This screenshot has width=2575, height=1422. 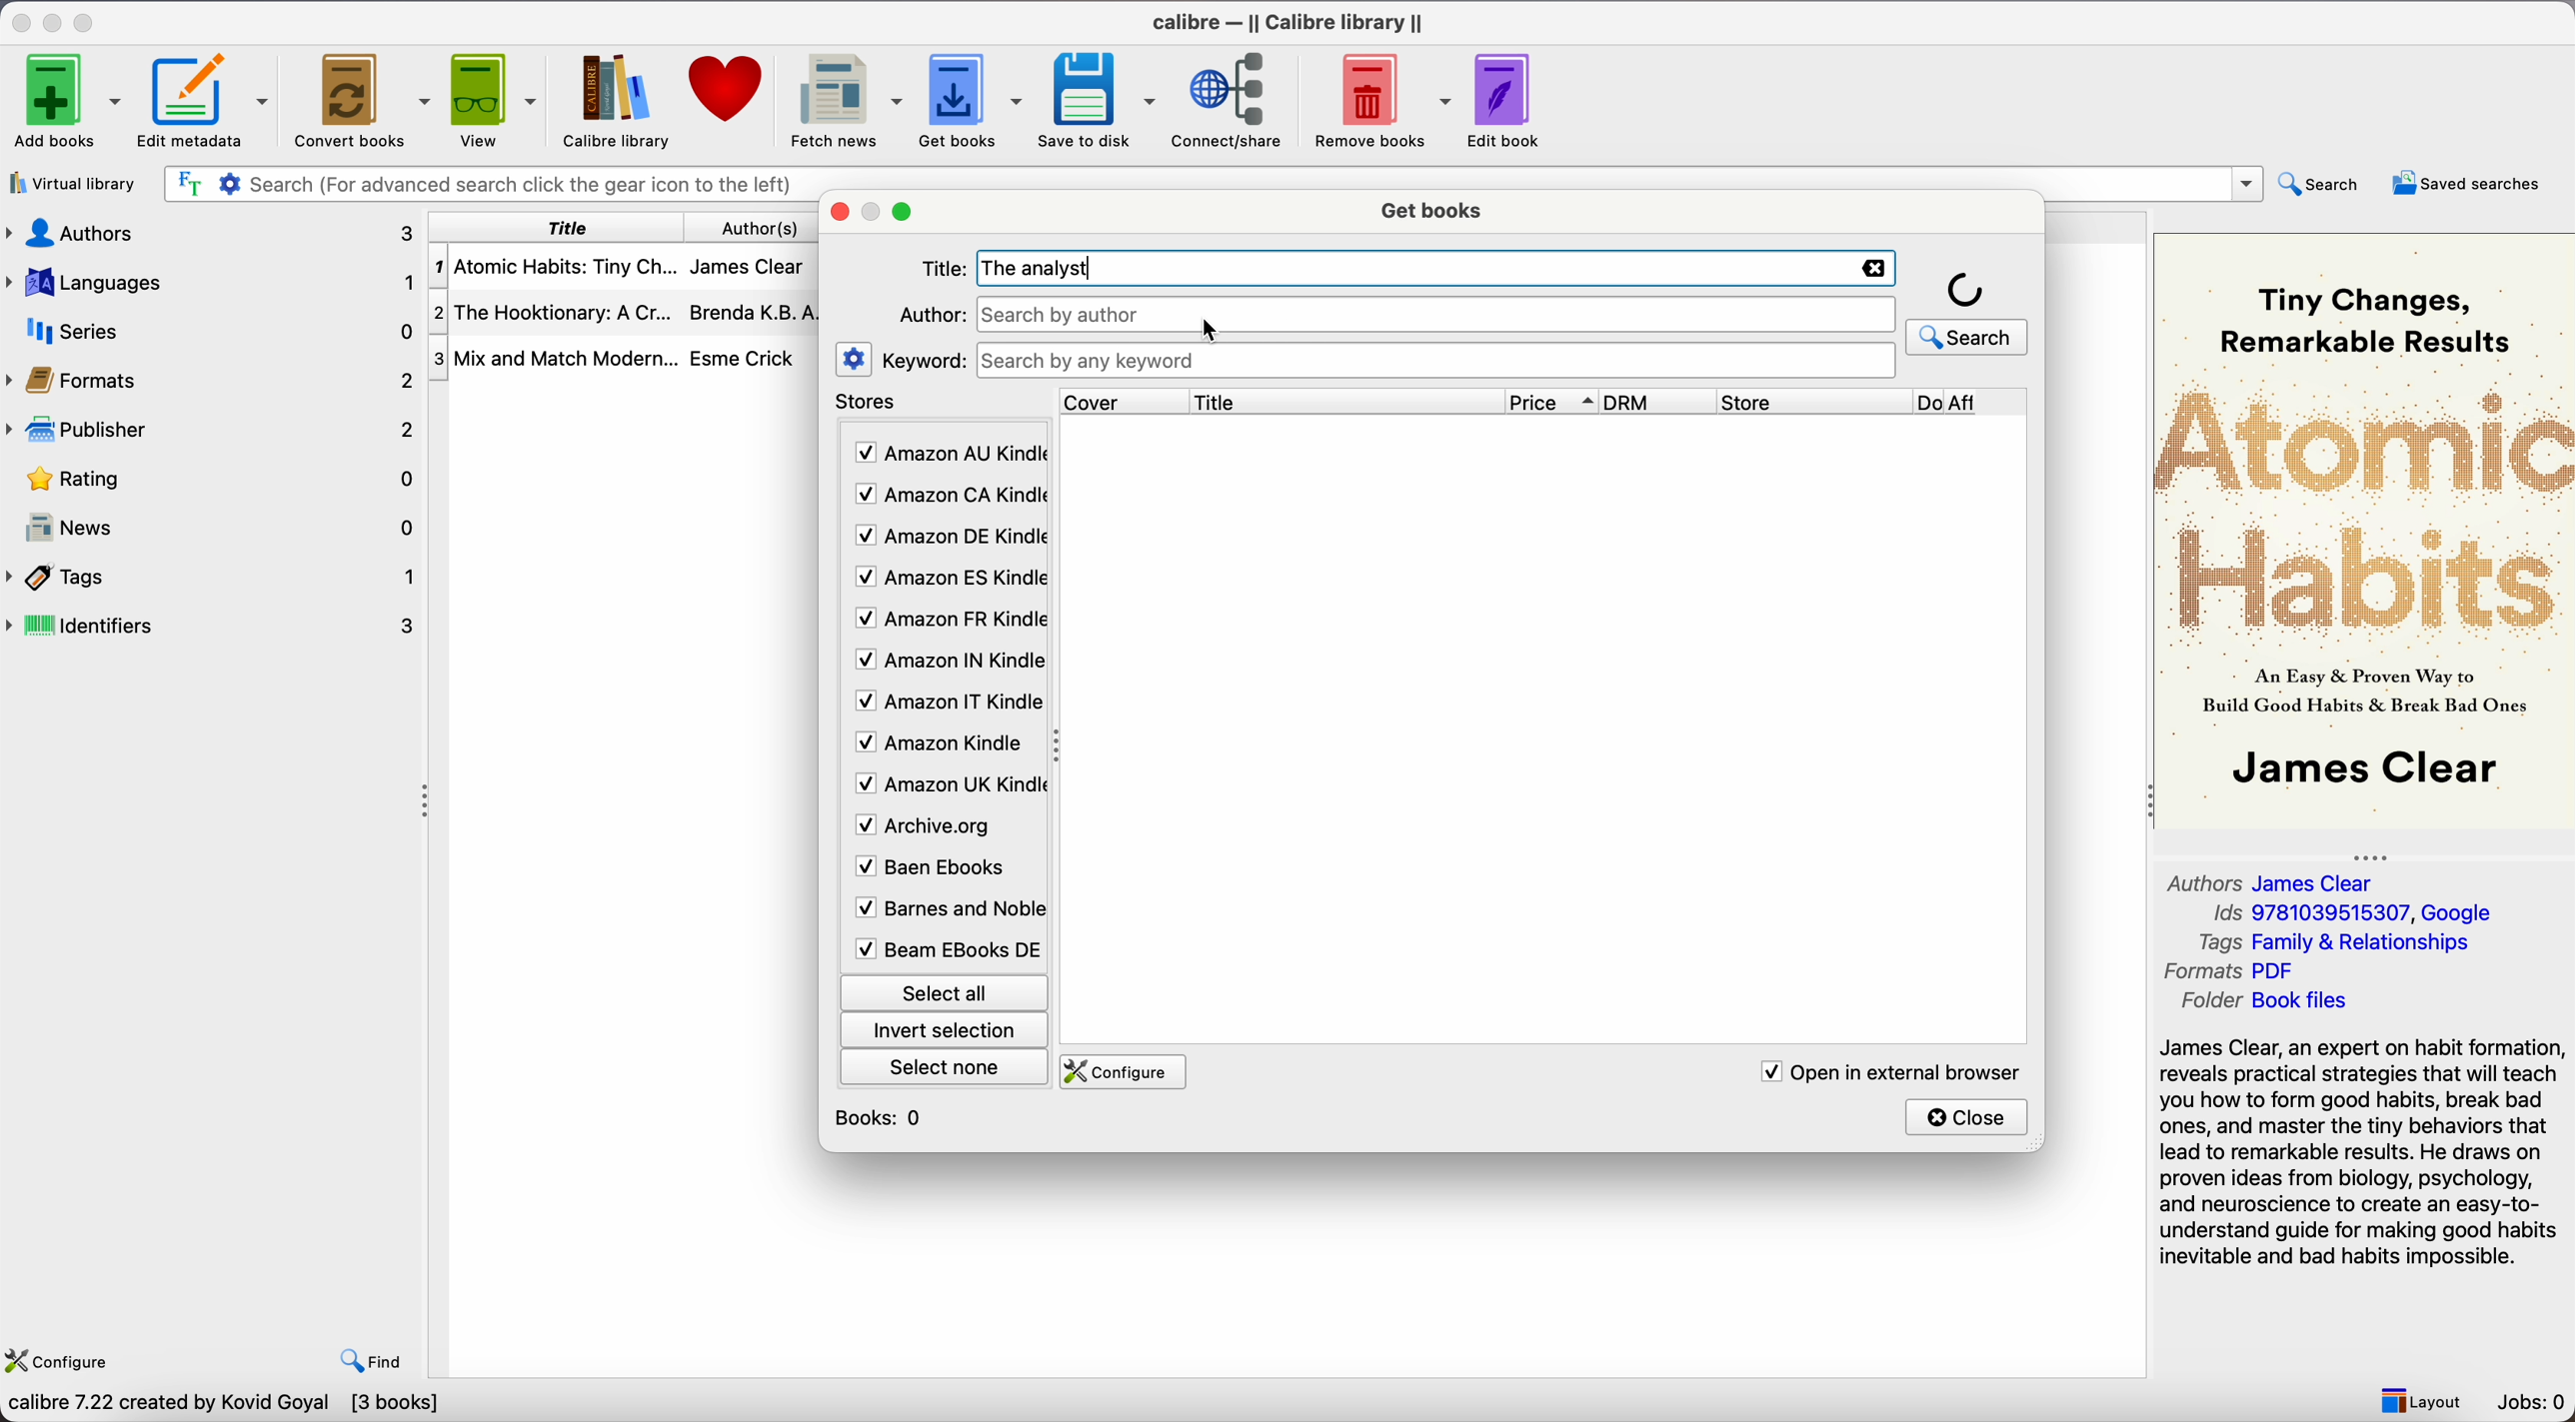 What do you see at coordinates (221, 624) in the screenshot?
I see `identifiers` at bounding box center [221, 624].